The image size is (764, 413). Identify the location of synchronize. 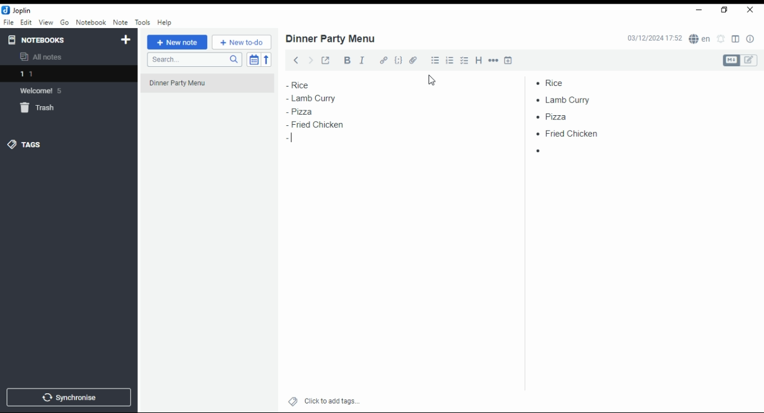
(68, 397).